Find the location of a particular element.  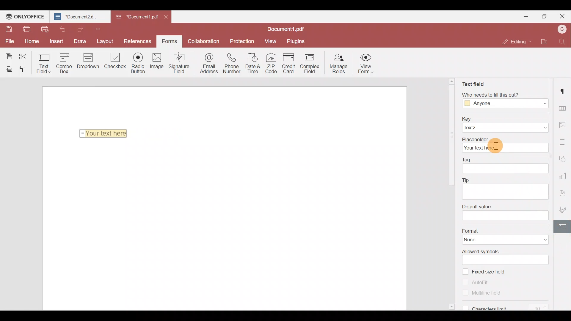

Account name is located at coordinates (562, 29).